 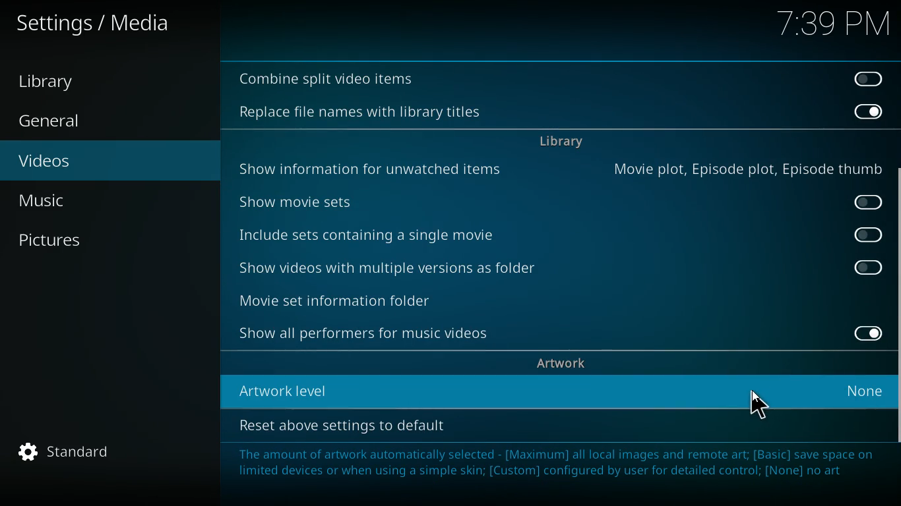 I want to click on off, so click(x=871, y=202).